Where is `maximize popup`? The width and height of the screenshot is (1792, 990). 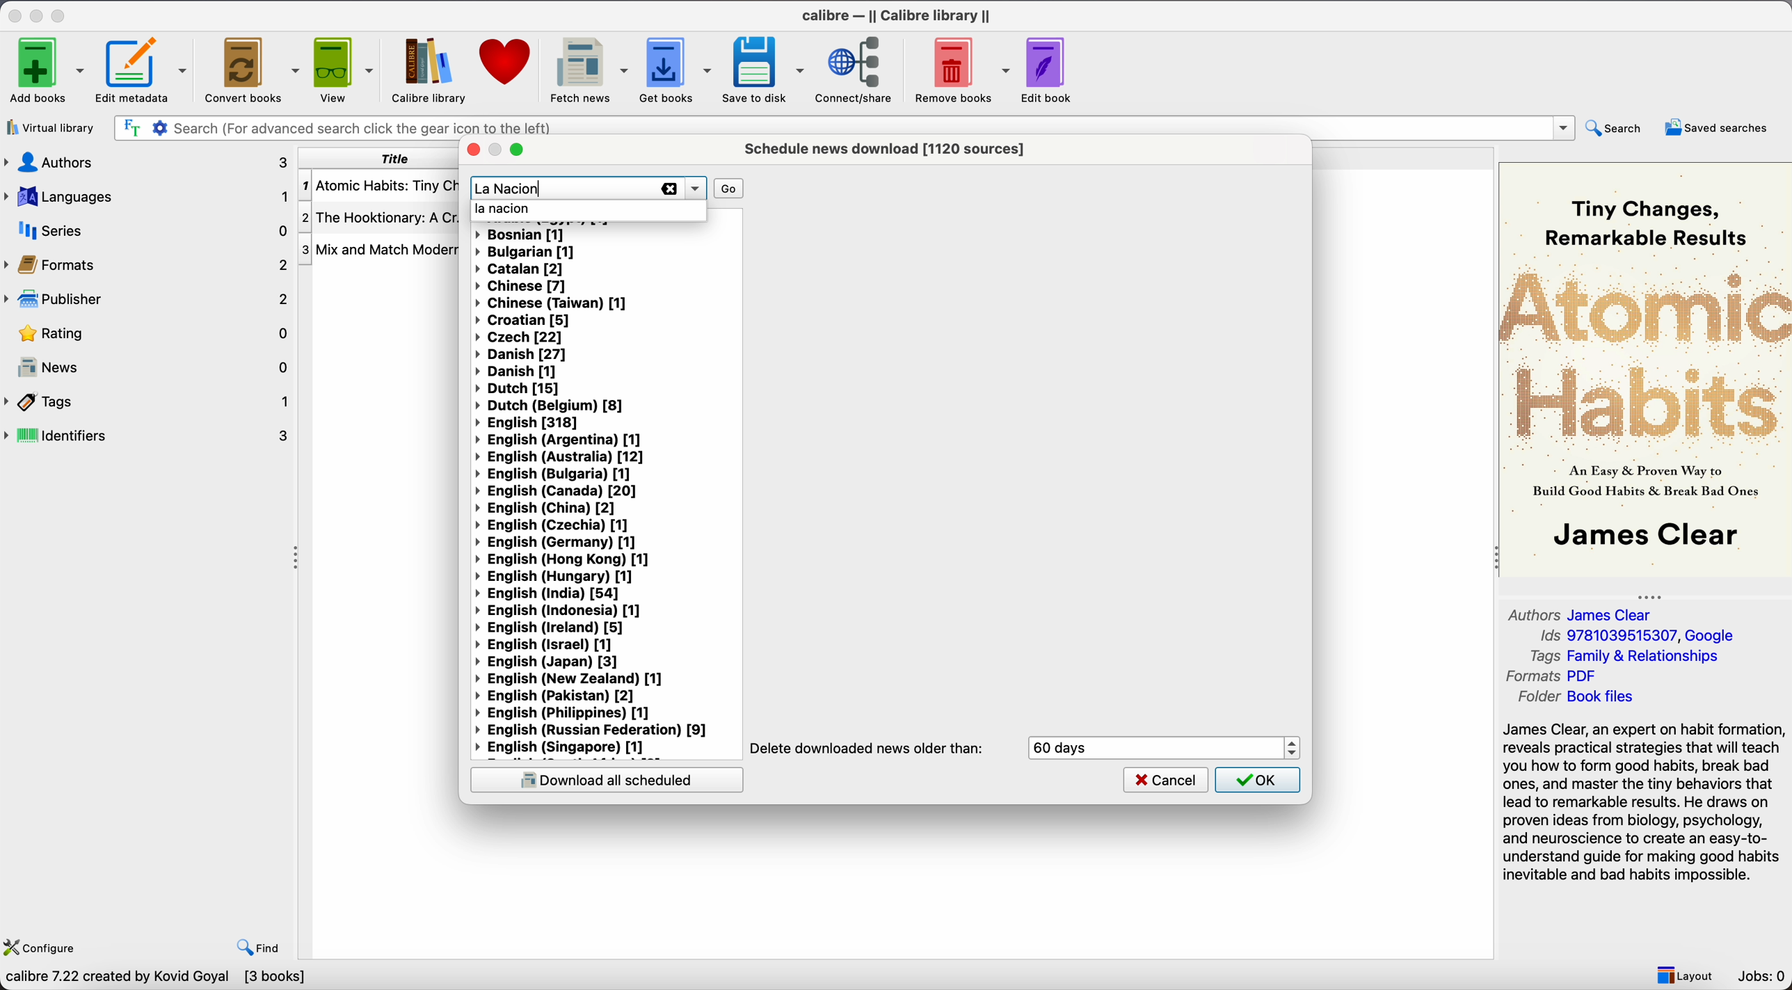 maximize popup is located at coordinates (516, 150).